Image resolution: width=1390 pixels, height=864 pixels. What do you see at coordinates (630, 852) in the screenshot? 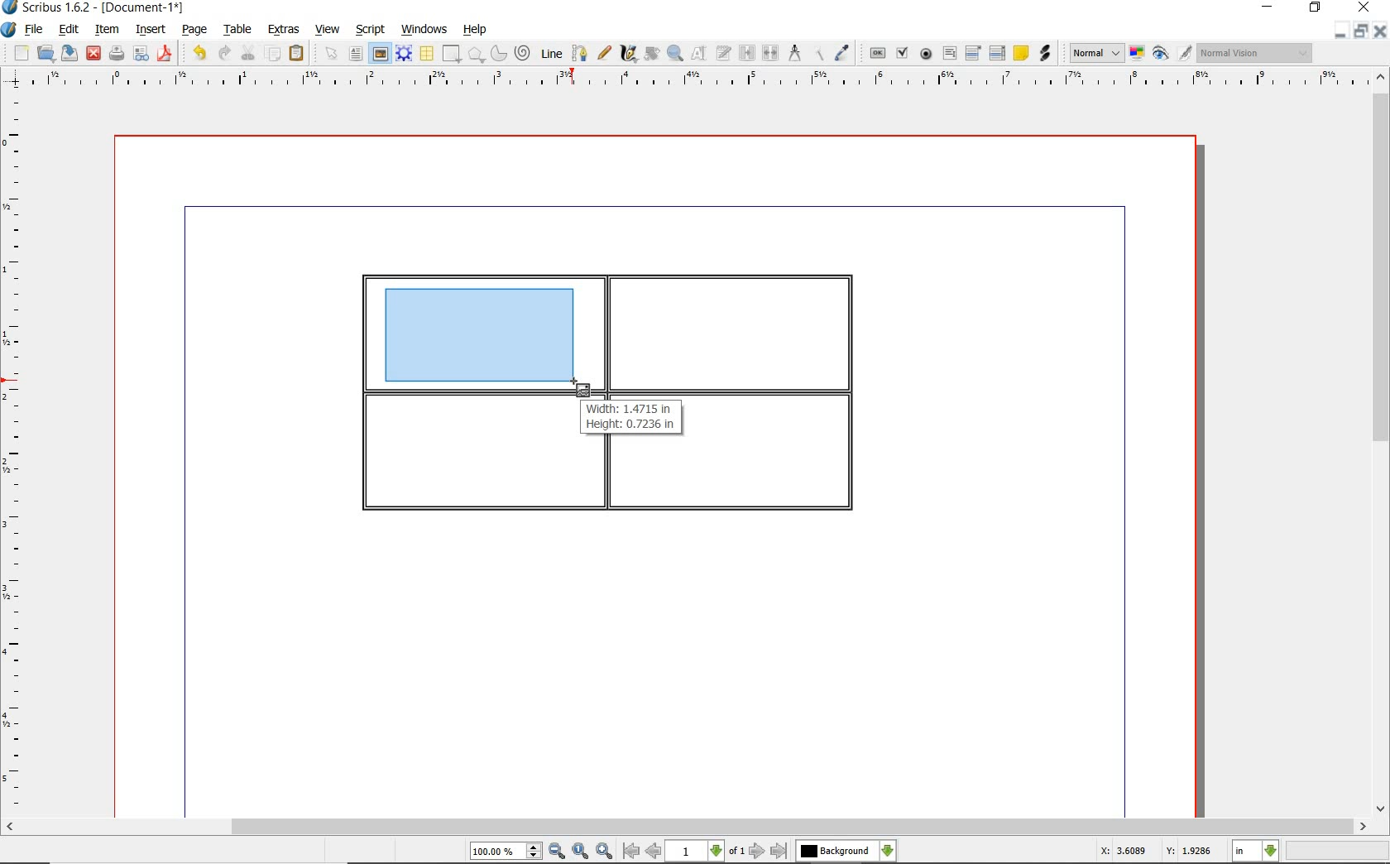
I see `go to first page` at bounding box center [630, 852].